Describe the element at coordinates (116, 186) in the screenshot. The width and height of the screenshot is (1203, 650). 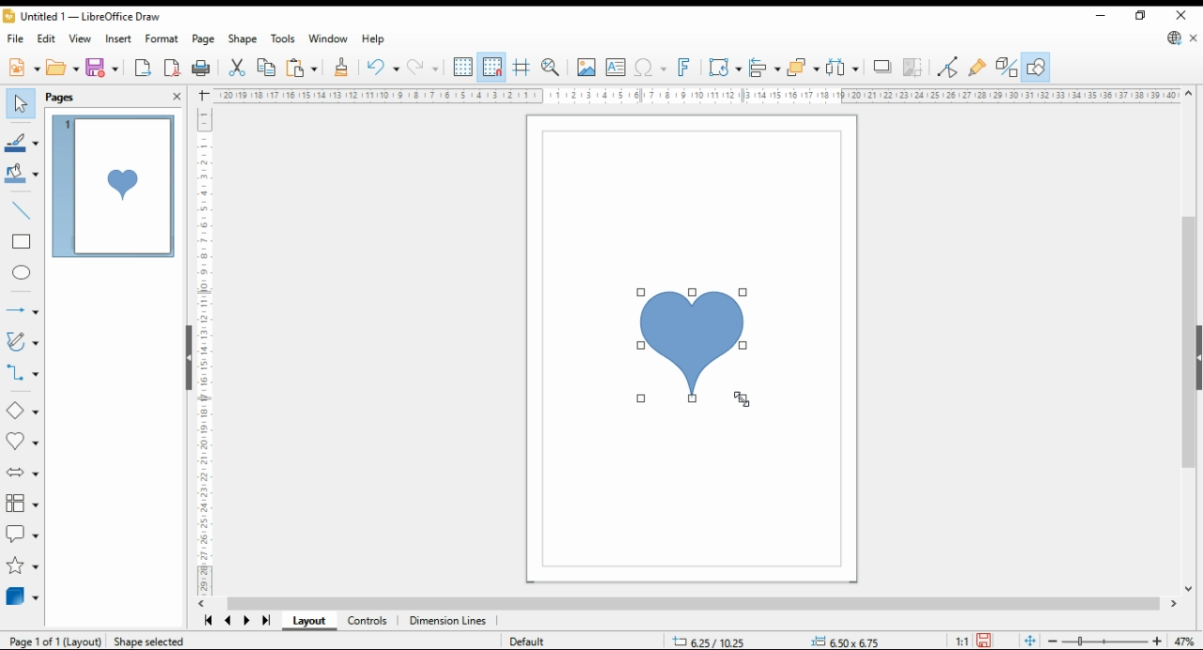
I see `page 1` at that location.